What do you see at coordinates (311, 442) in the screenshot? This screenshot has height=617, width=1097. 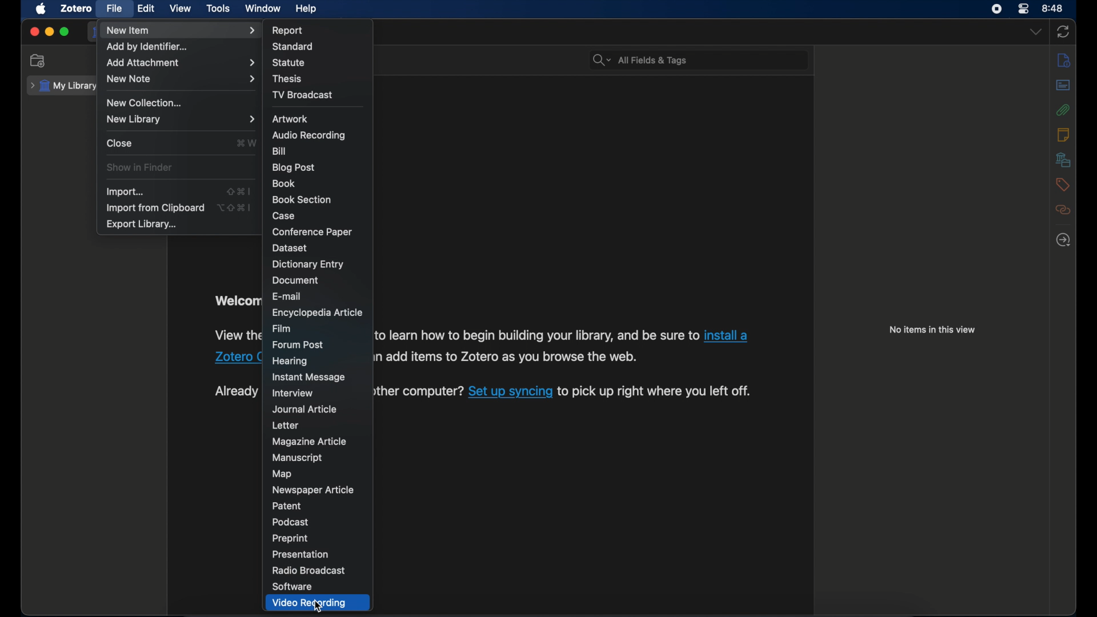 I see `magazine article` at bounding box center [311, 442].